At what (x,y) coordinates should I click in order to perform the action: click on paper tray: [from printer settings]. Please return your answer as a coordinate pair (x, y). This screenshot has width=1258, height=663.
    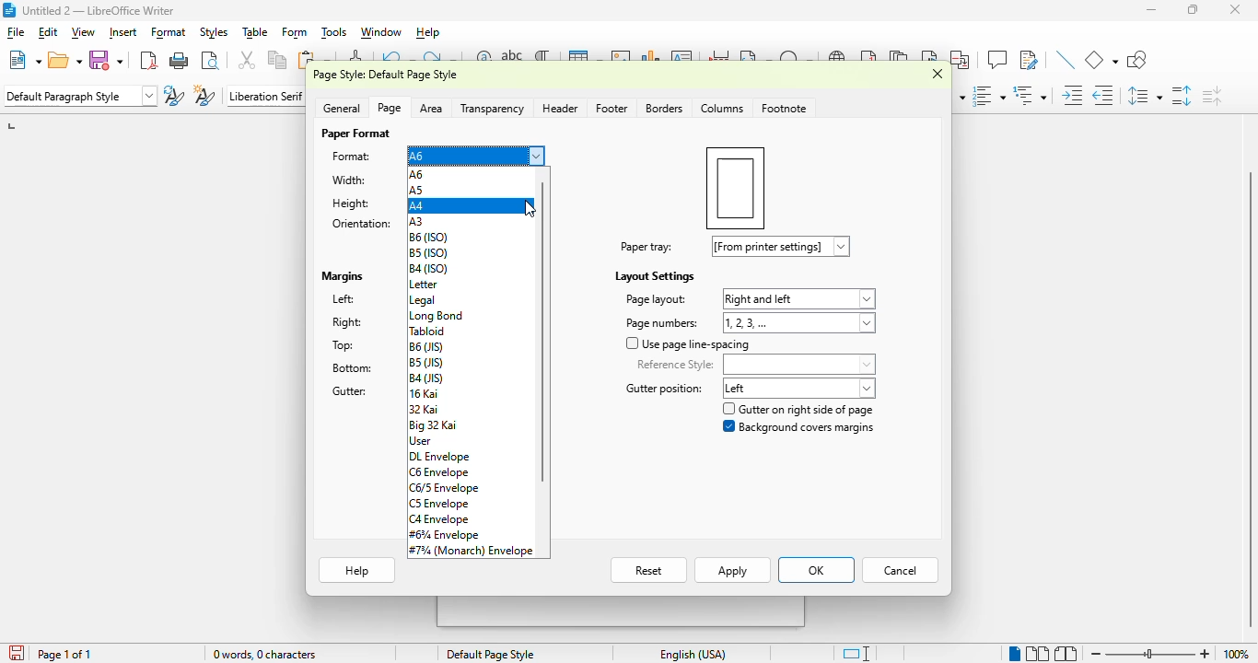
    Looking at the image, I should click on (729, 247).